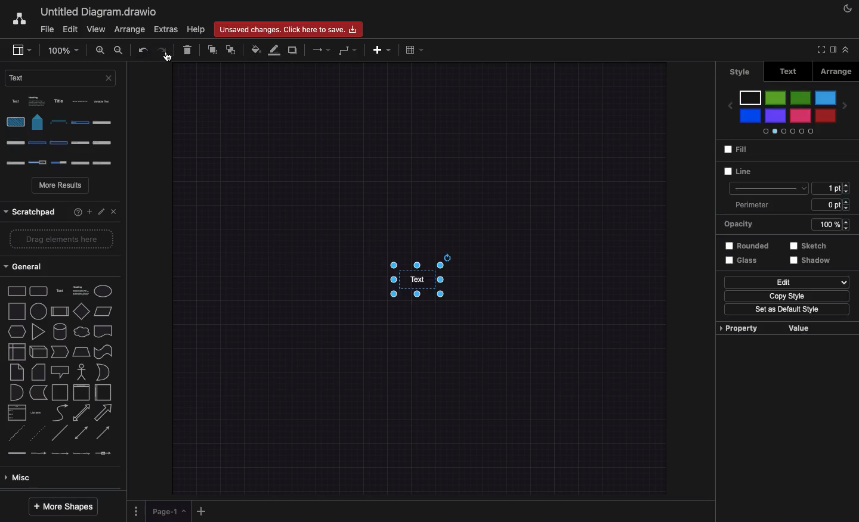 The image size is (859, 522). What do you see at coordinates (63, 131) in the screenshot?
I see `Text options` at bounding box center [63, 131].